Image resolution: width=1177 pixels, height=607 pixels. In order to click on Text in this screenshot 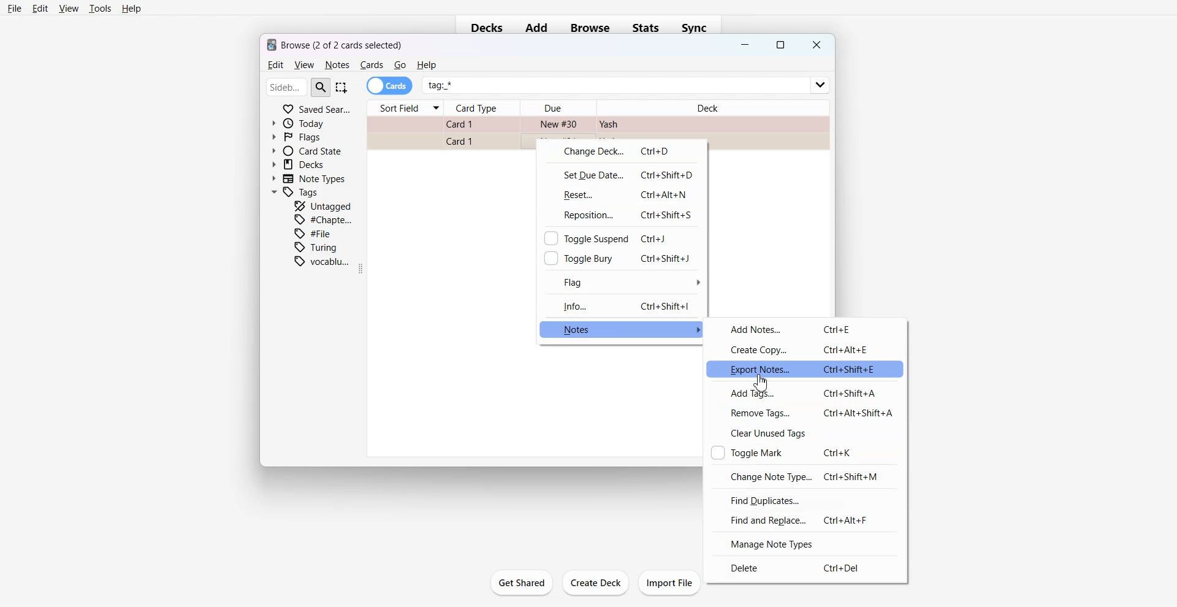, I will do `click(335, 44)`.